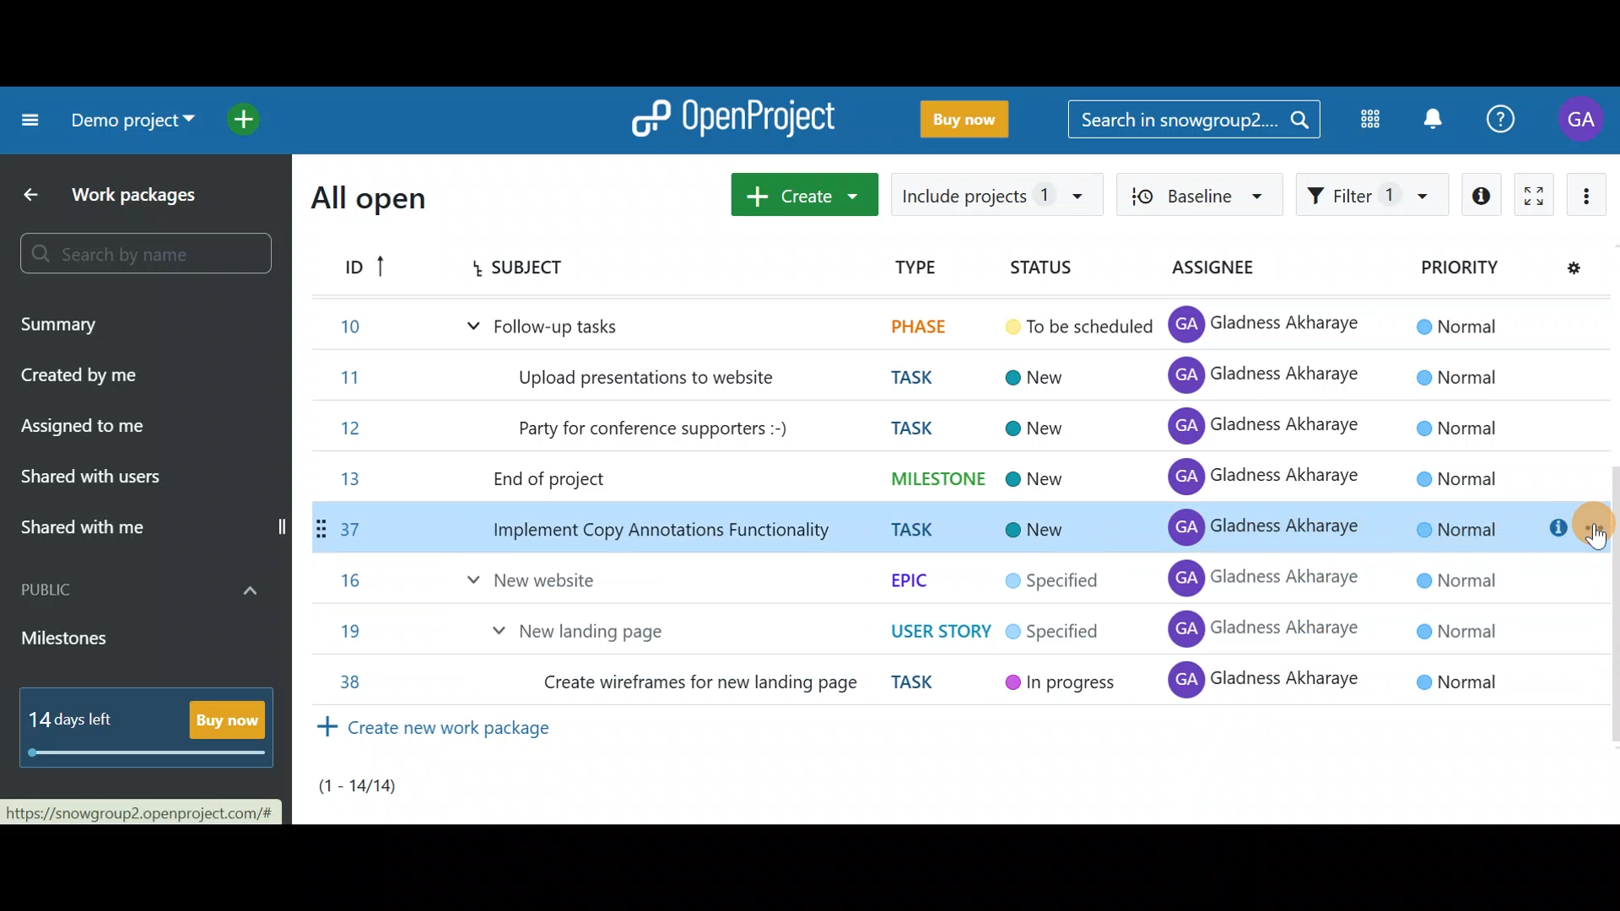 This screenshot has width=1620, height=911. Describe the element at coordinates (1196, 192) in the screenshot. I see `Baseline` at that location.